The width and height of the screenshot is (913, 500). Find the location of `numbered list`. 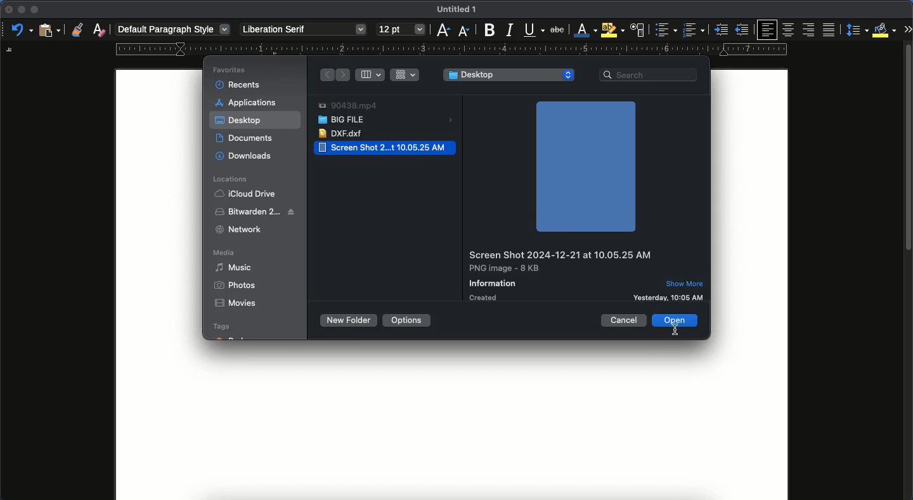

numbered list is located at coordinates (693, 31).